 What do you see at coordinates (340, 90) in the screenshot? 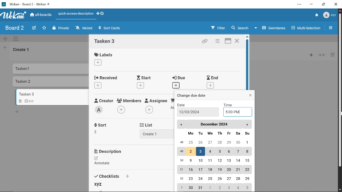
I see `Vertical scrollbar` at bounding box center [340, 90].